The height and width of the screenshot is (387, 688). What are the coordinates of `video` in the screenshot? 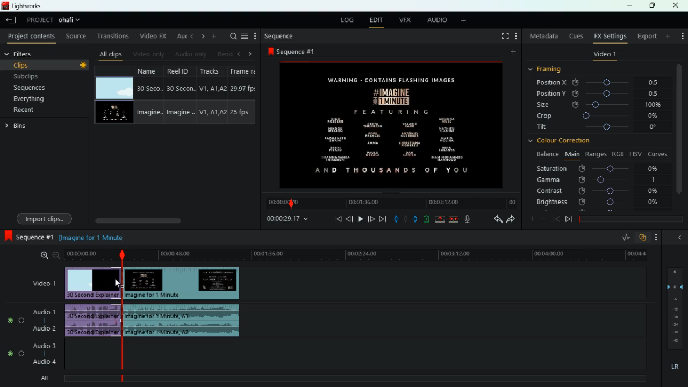 It's located at (182, 283).